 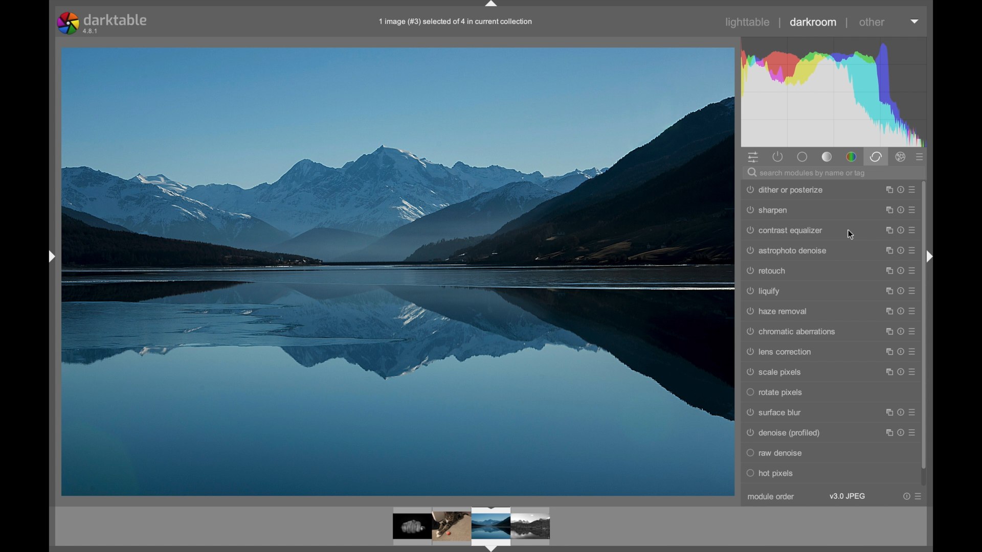 What do you see at coordinates (899, 210) in the screenshot?
I see `more  options` at bounding box center [899, 210].